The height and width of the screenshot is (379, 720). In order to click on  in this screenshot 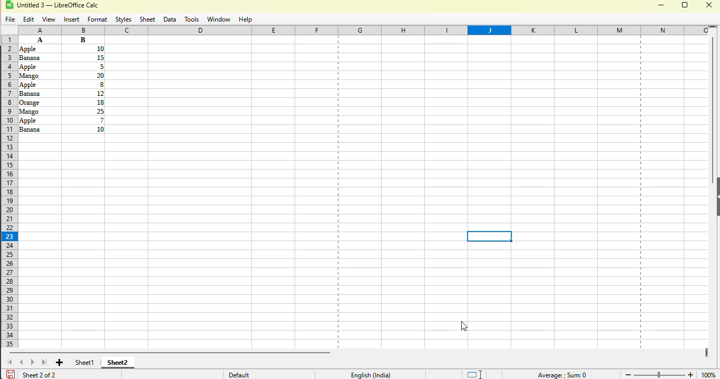, I will do `click(83, 39)`.